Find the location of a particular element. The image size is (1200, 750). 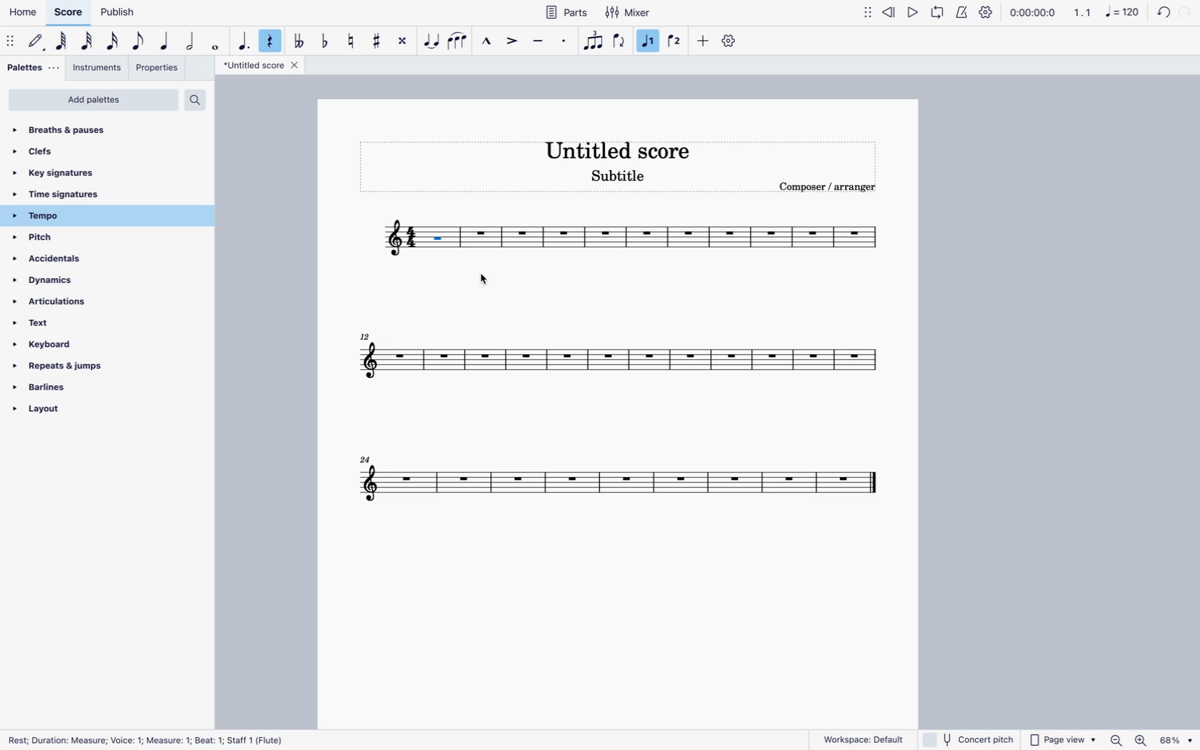

time is located at coordinates (1033, 13).